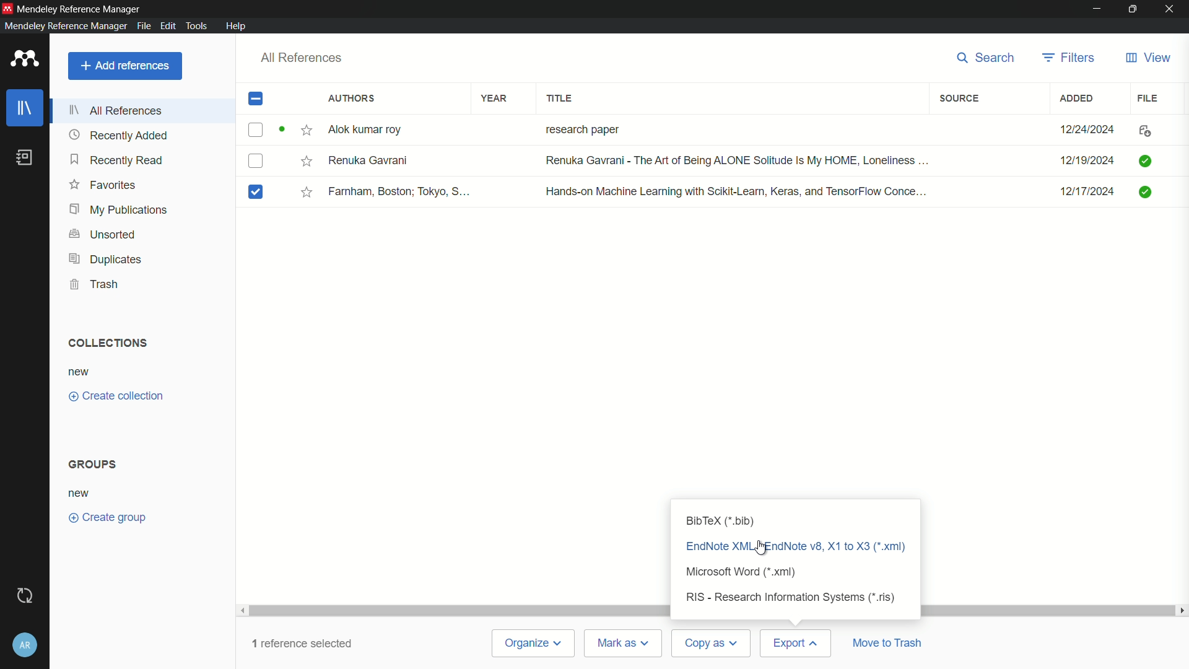 The height and width of the screenshot is (669, 1189). I want to click on app icon, so click(7, 9).